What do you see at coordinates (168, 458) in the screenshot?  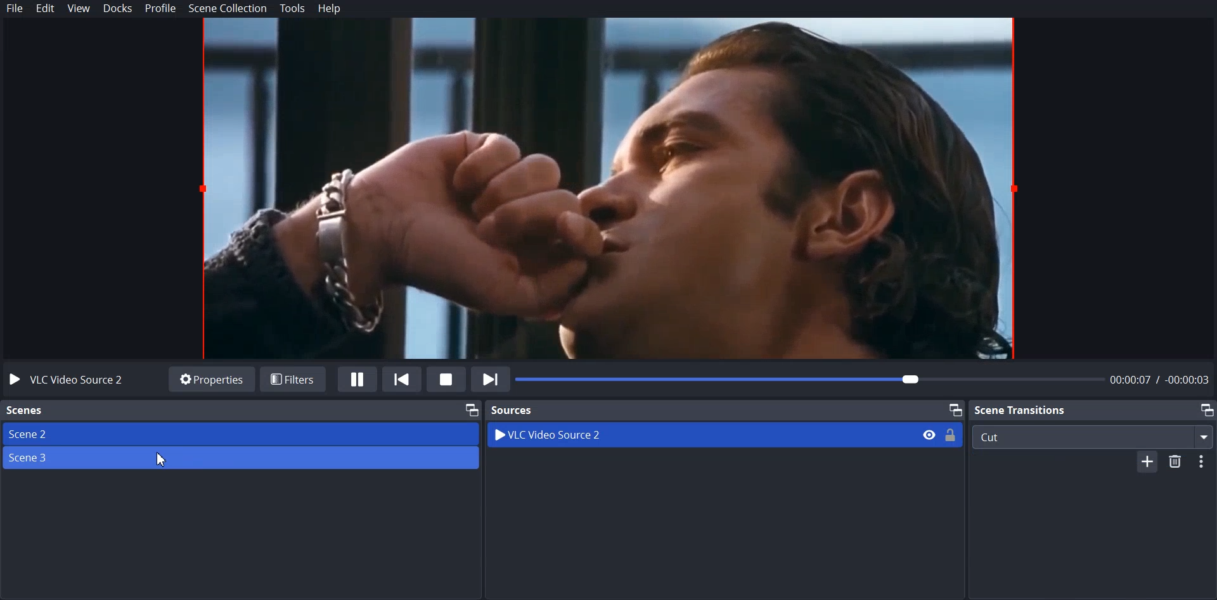 I see `Cursor` at bounding box center [168, 458].